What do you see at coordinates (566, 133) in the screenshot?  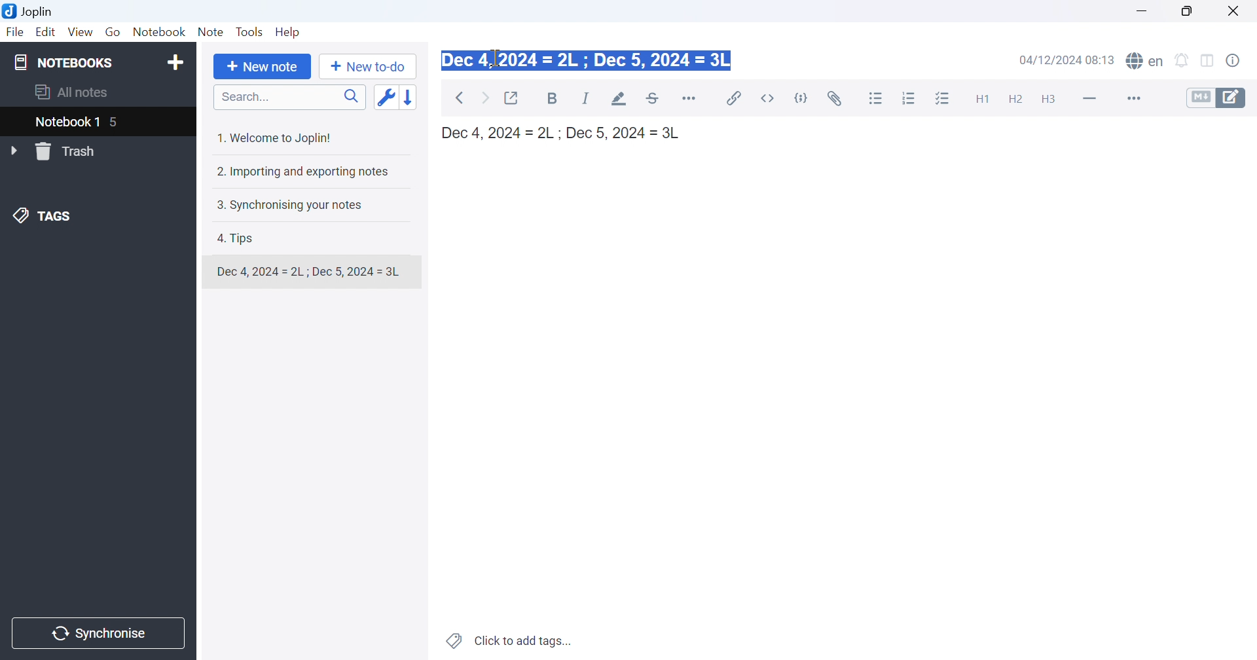 I see `Dec 4, 2024 = 2L ; Dec 5, 2024 = 3L` at bounding box center [566, 133].